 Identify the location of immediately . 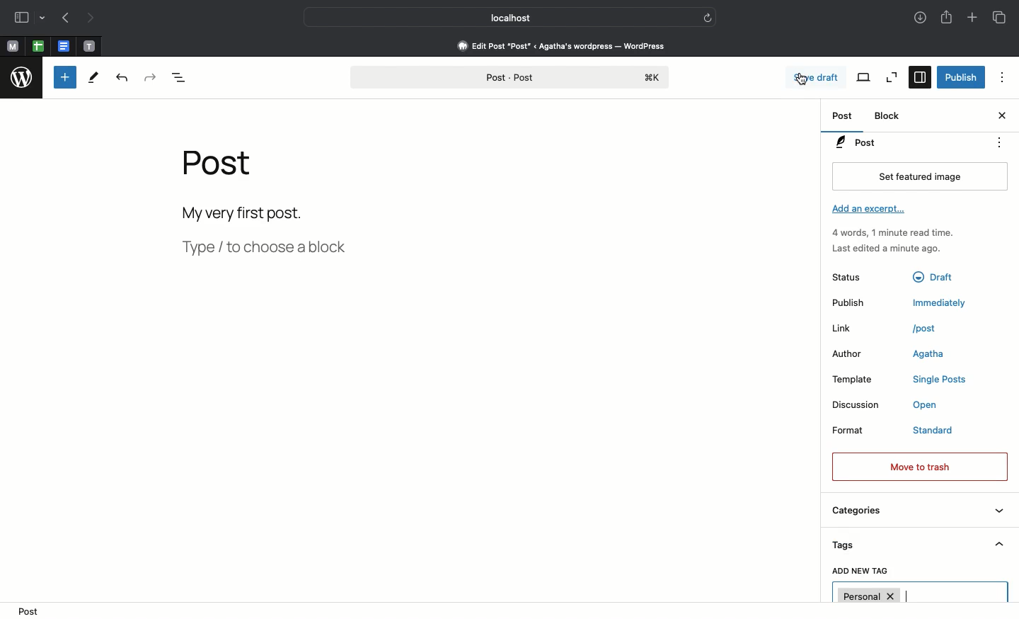
(933, 303).